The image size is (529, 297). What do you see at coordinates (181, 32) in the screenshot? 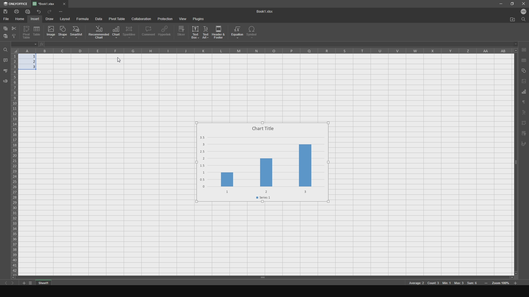
I see `slicer` at bounding box center [181, 32].